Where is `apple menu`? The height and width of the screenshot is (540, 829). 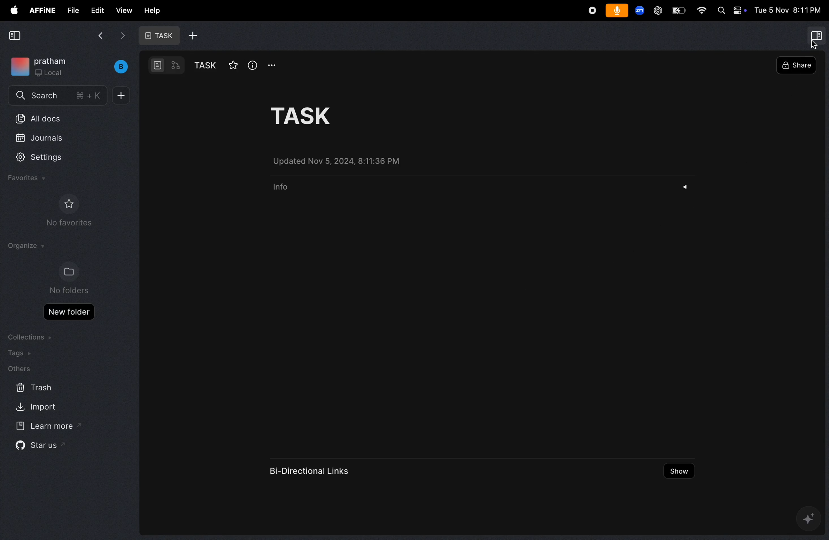 apple menu is located at coordinates (11, 10).